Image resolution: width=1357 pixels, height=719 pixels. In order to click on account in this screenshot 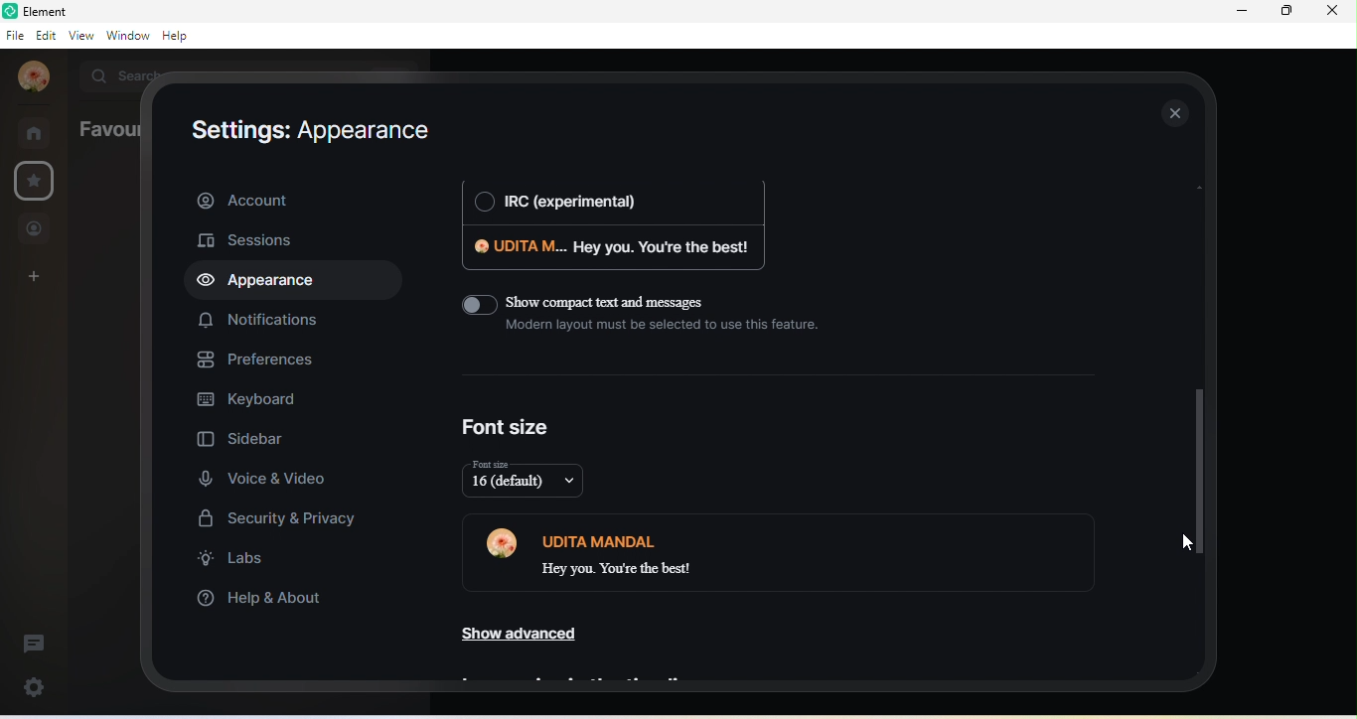, I will do `click(292, 198)`.